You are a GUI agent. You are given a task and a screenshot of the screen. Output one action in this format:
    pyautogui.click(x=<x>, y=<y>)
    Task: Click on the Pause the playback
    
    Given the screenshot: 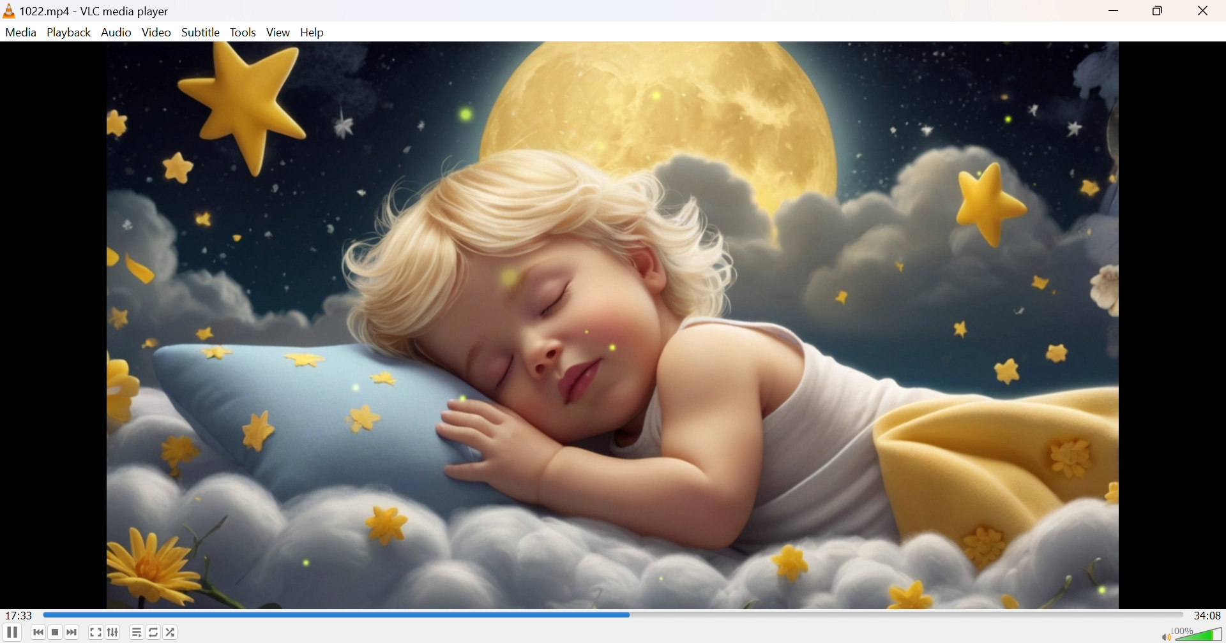 What is the action you would take?
    pyautogui.click(x=11, y=634)
    